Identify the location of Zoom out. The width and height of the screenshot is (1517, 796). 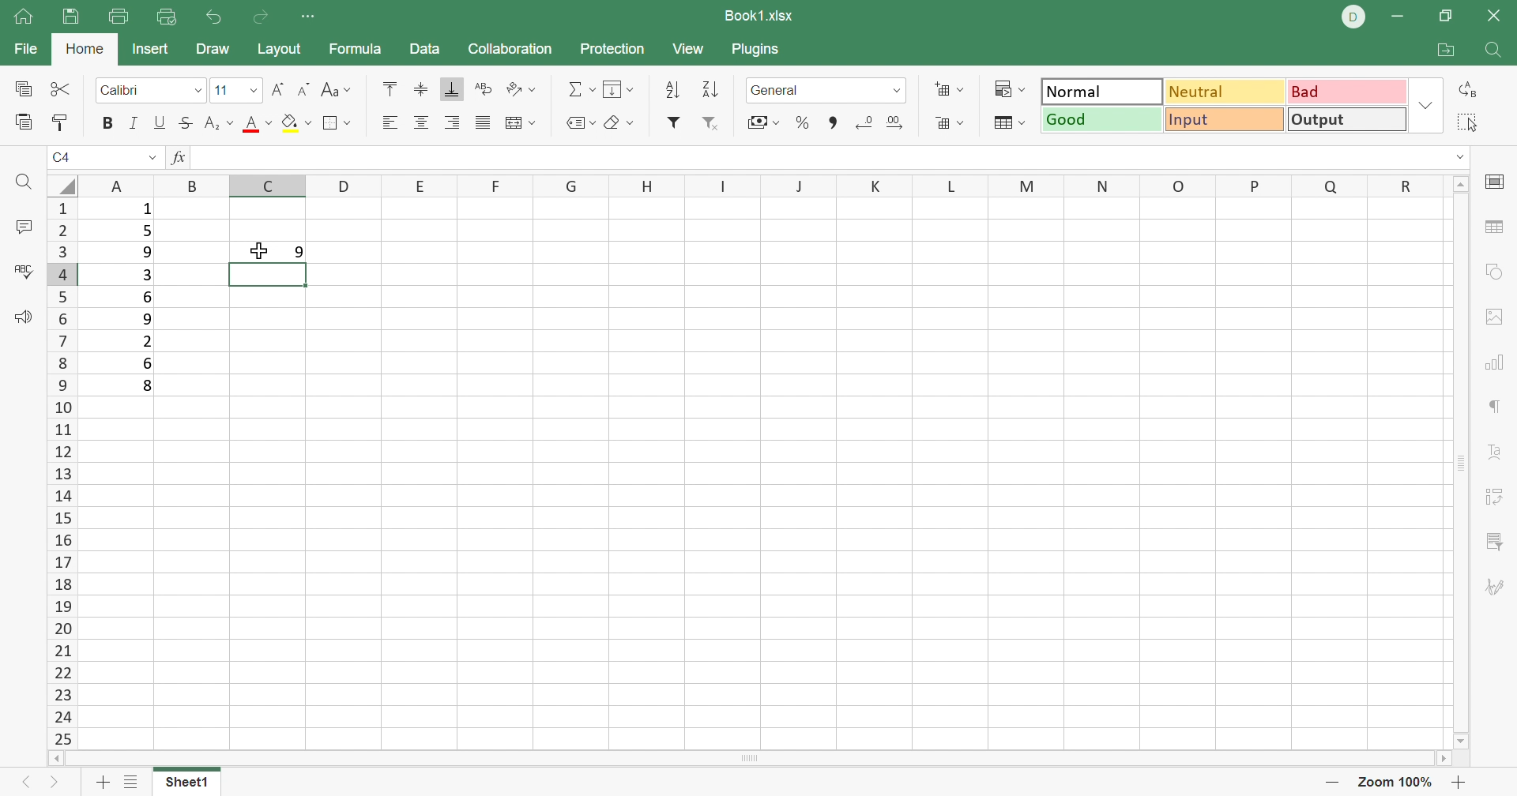
(1328, 785).